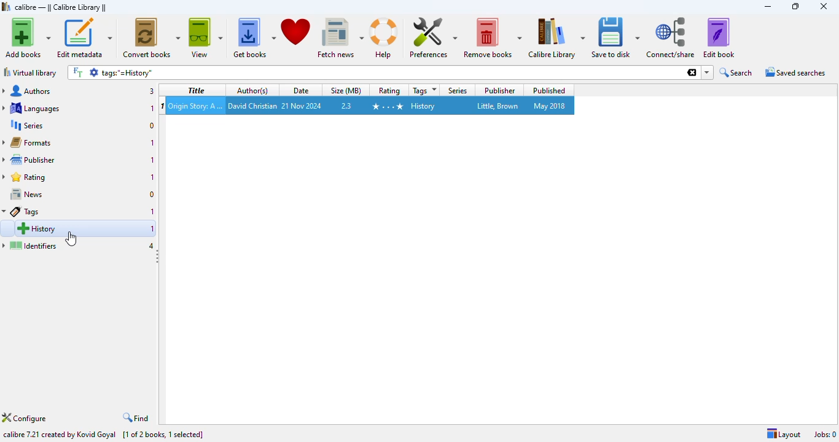 This screenshot has height=442, width=839. I want to click on logo, so click(6, 7).